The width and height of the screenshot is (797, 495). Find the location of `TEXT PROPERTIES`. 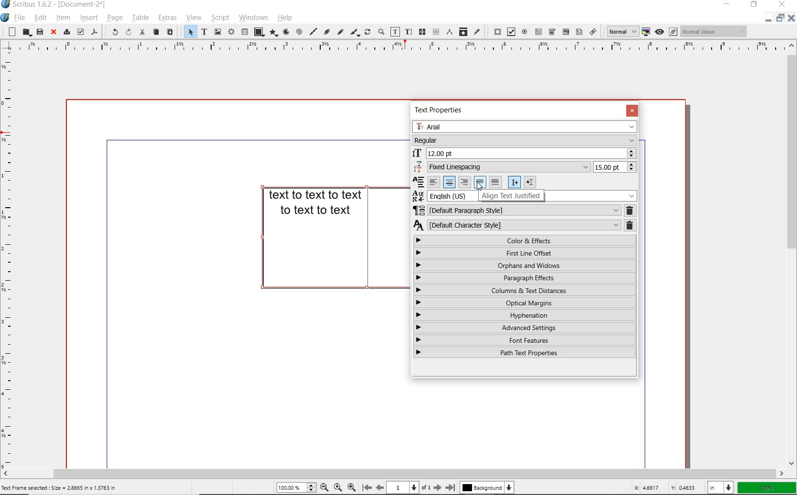

TEXT PROPERTIES is located at coordinates (440, 110).